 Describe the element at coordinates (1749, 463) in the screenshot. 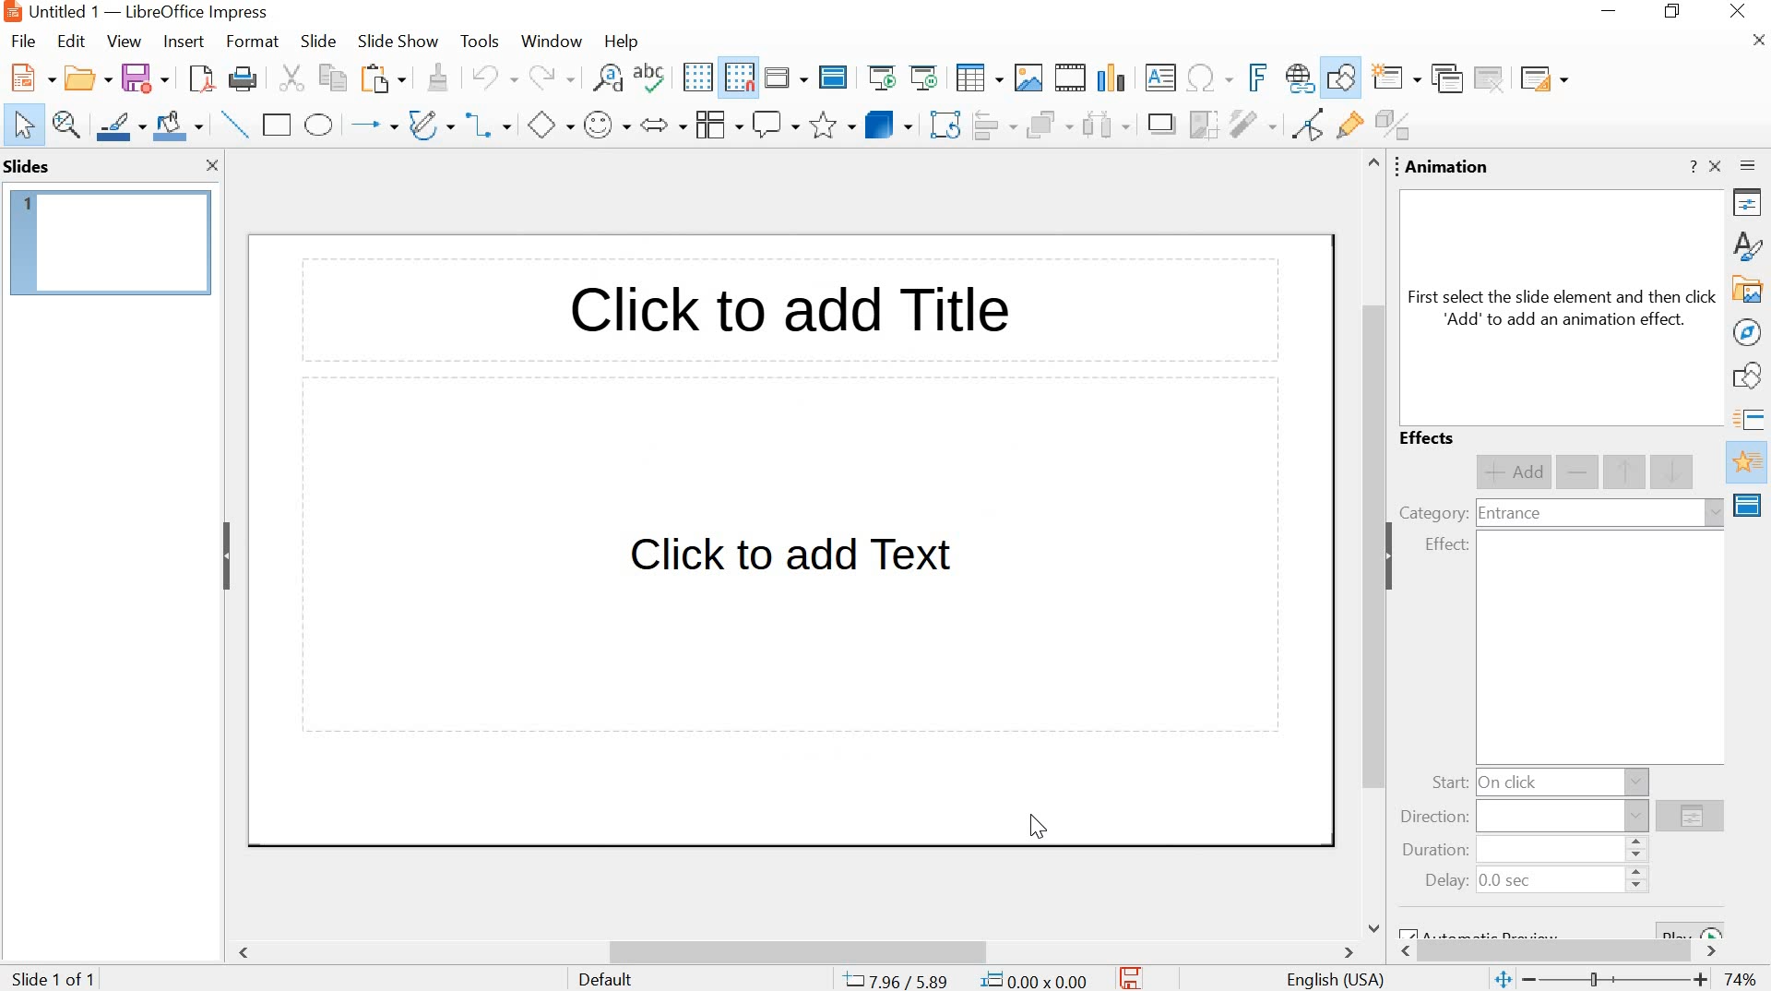

I see `animation` at that location.